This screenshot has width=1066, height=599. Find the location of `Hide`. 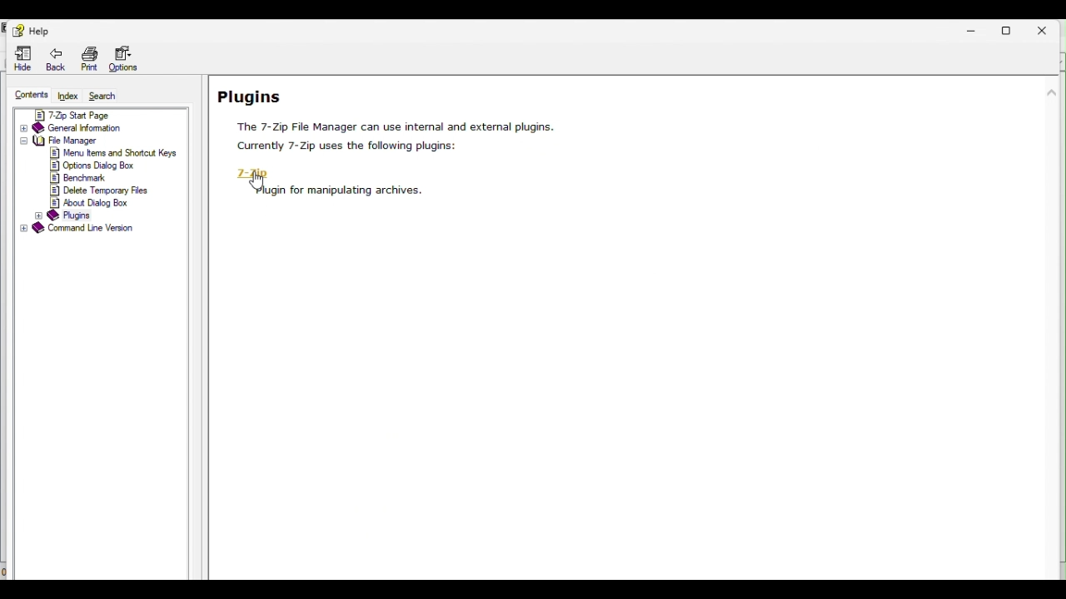

Hide is located at coordinates (22, 57).